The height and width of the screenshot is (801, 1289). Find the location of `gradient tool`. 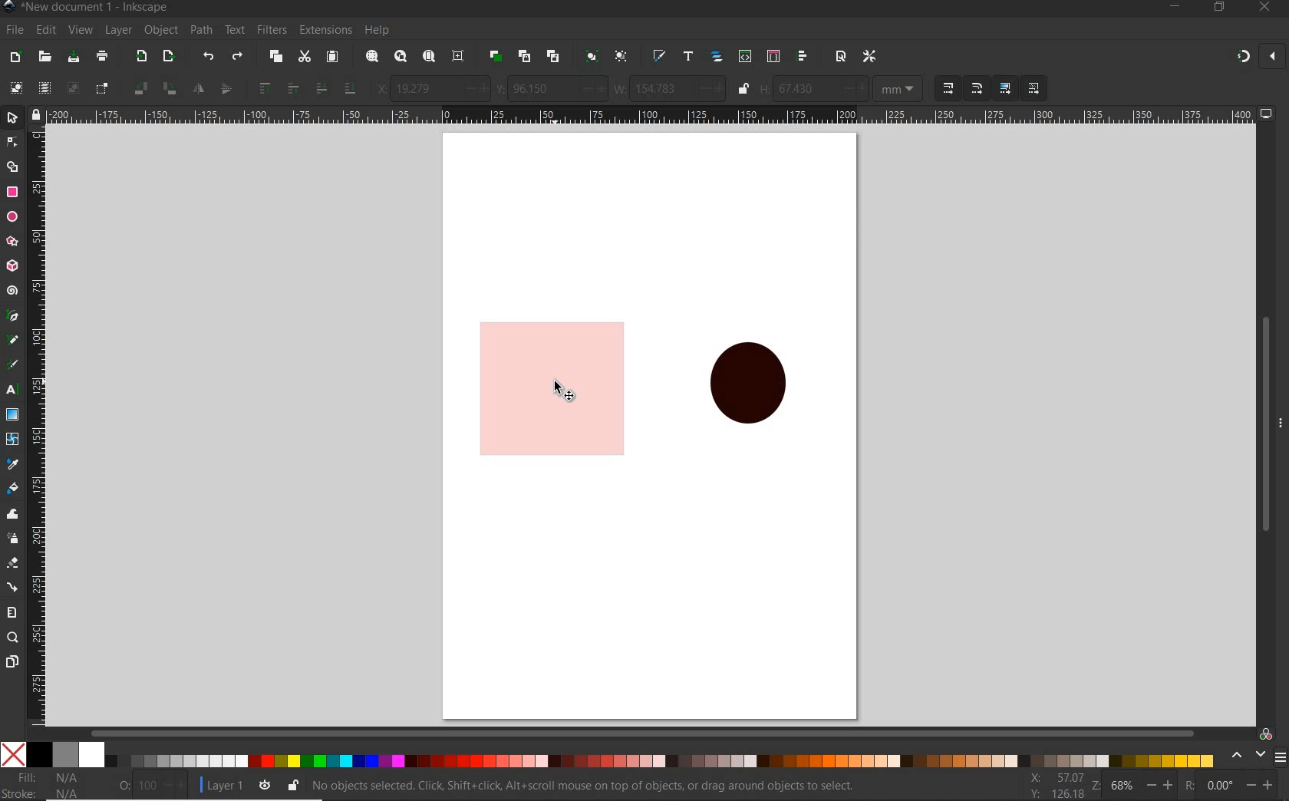

gradient tool is located at coordinates (13, 414).